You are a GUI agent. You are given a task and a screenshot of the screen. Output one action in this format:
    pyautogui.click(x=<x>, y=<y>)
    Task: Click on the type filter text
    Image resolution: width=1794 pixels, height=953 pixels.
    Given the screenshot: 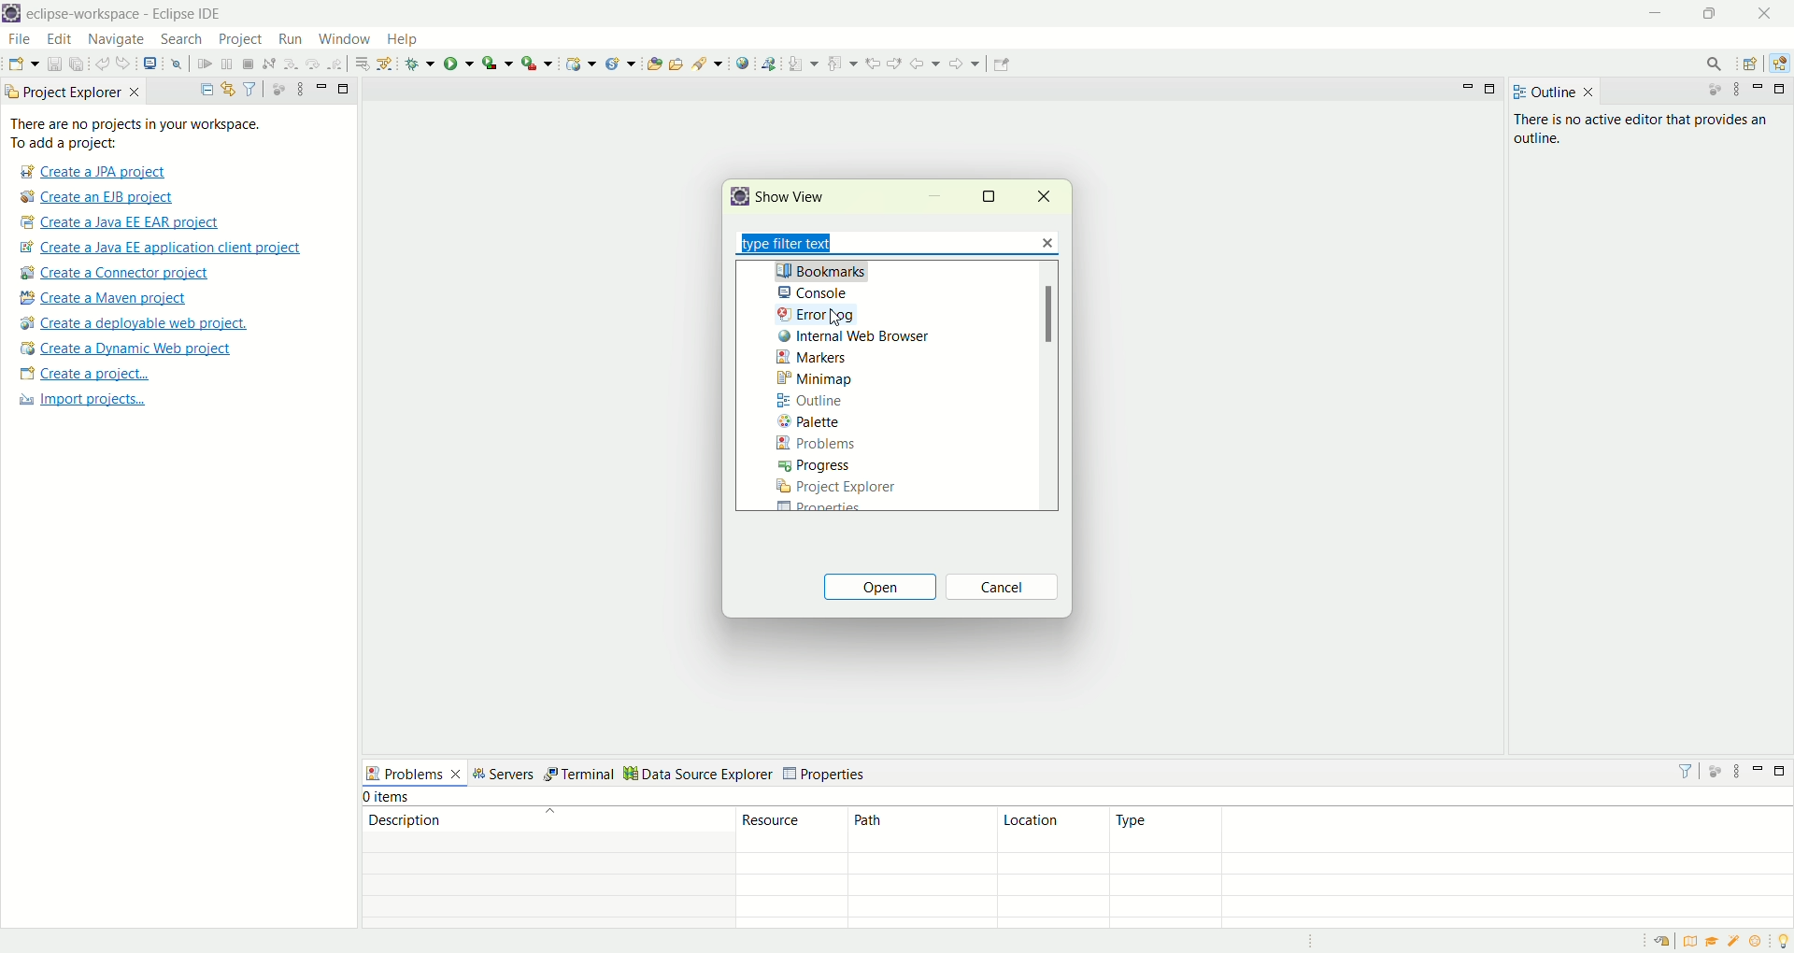 What is the action you would take?
    pyautogui.click(x=790, y=243)
    